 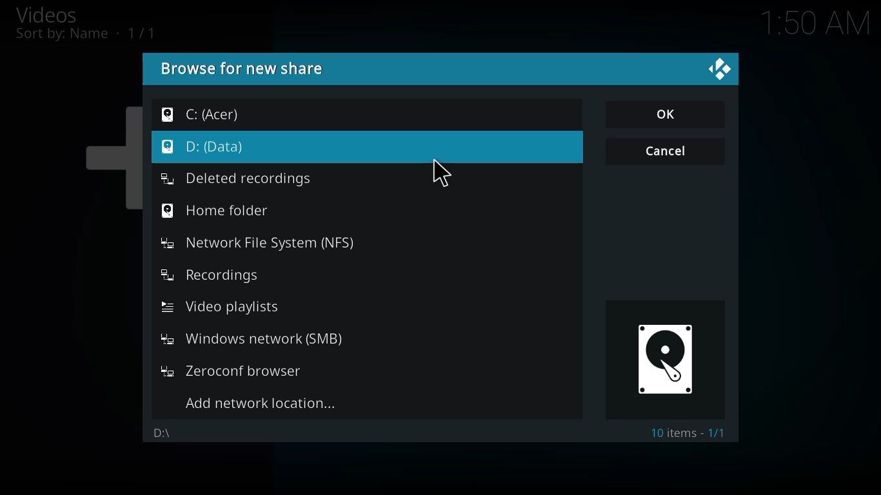 What do you see at coordinates (204, 115) in the screenshot?
I see `c` at bounding box center [204, 115].